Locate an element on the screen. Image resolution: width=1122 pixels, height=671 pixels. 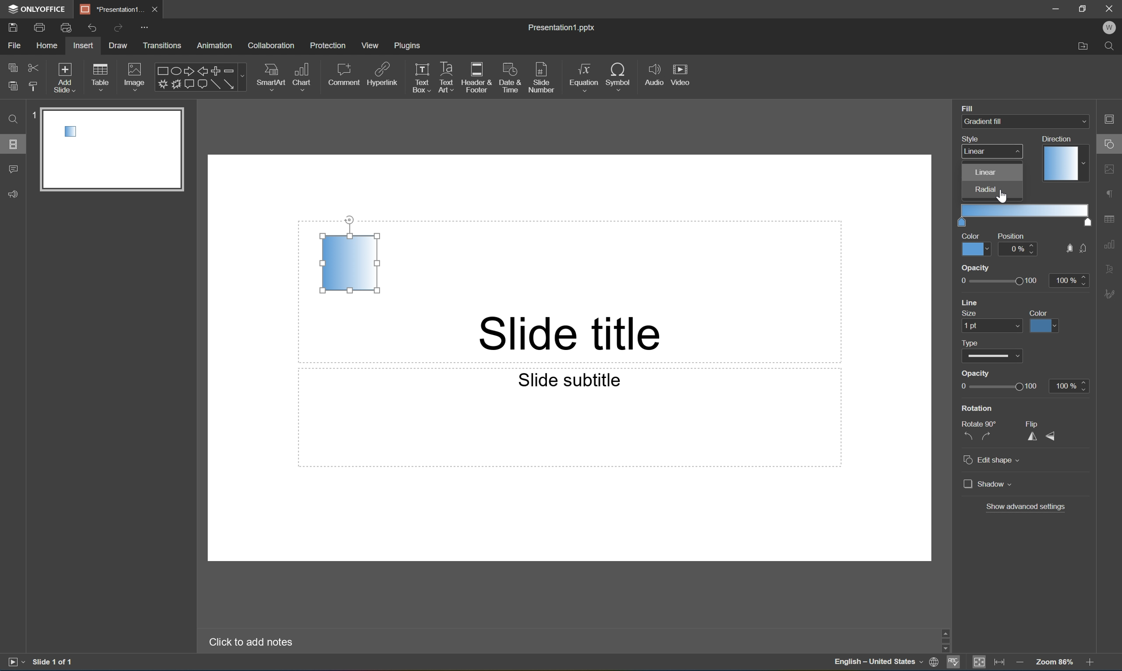
Audio is located at coordinates (654, 74).